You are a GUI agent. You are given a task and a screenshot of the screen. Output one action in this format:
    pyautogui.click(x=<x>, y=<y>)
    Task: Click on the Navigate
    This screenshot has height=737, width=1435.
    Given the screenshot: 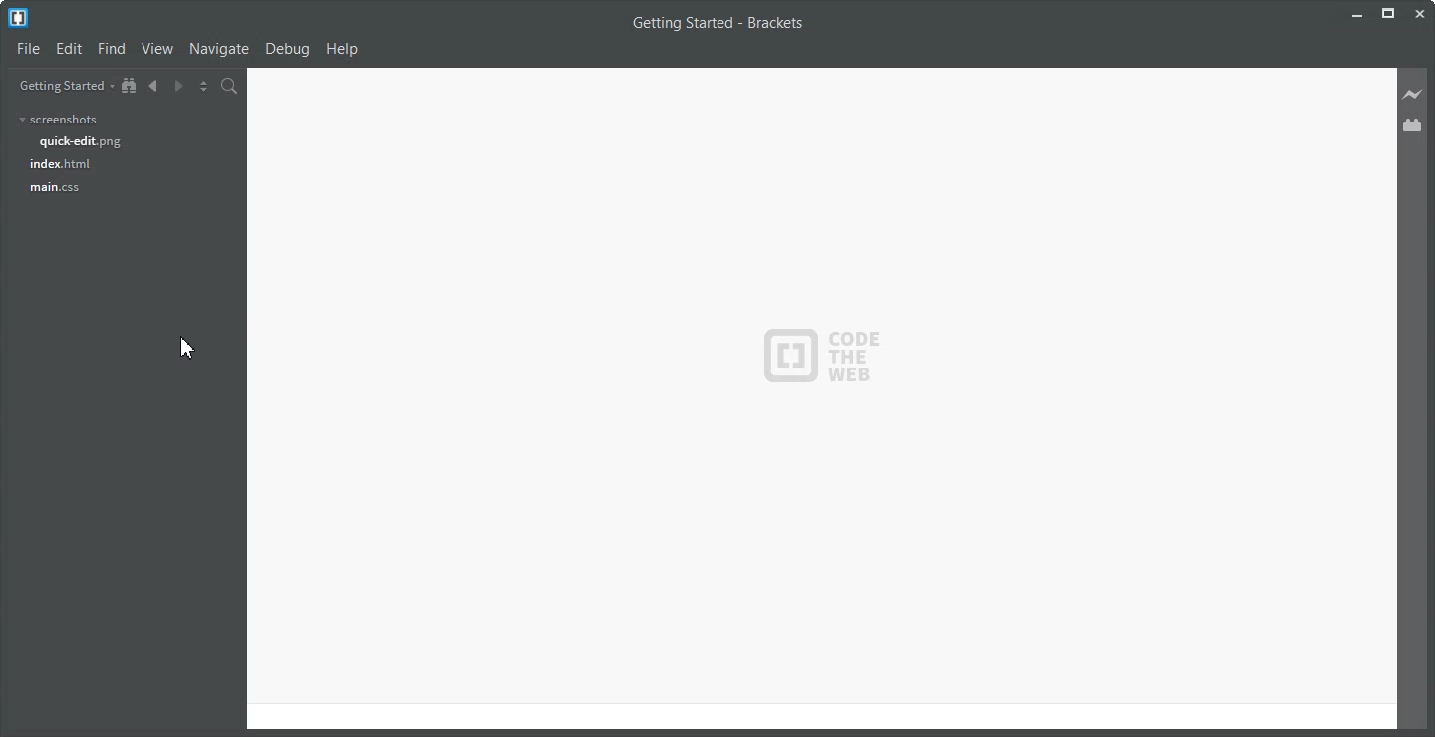 What is the action you would take?
    pyautogui.click(x=220, y=50)
    